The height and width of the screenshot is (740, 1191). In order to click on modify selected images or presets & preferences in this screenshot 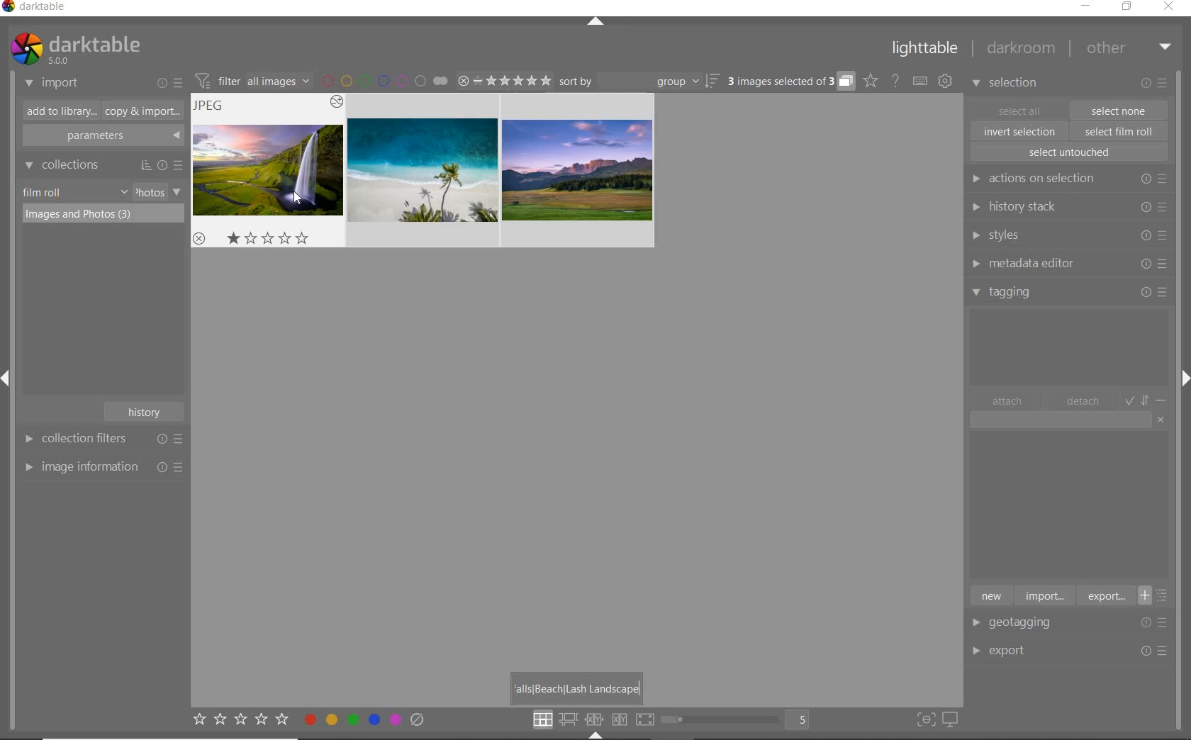, I will do `click(1156, 84)`.